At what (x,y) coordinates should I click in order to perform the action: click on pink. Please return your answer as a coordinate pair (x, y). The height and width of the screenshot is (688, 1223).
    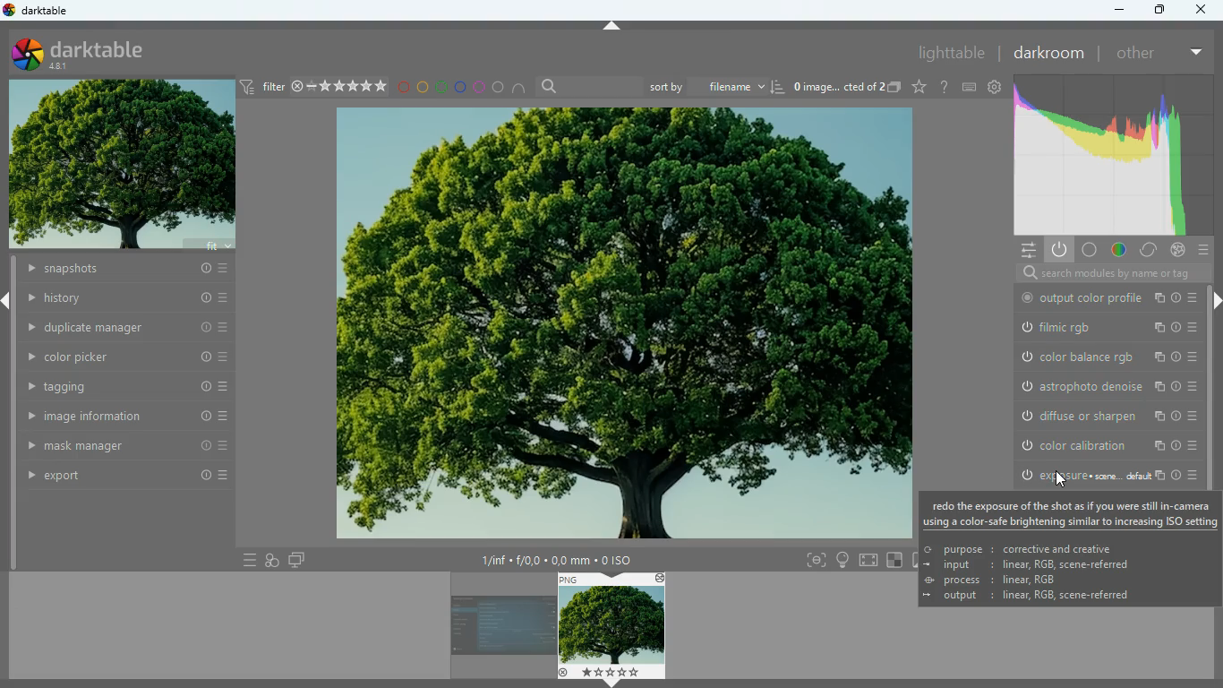
    Looking at the image, I should click on (478, 88).